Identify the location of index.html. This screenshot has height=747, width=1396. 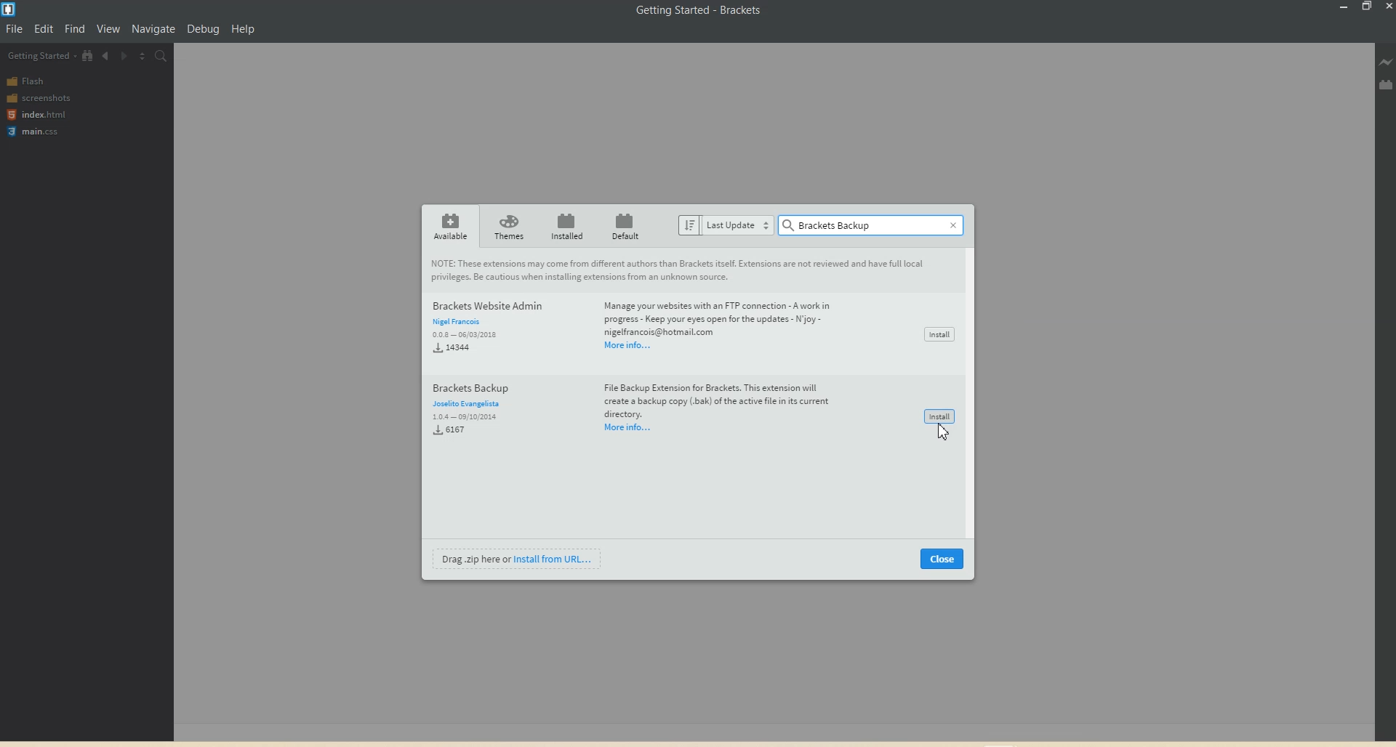
(36, 114).